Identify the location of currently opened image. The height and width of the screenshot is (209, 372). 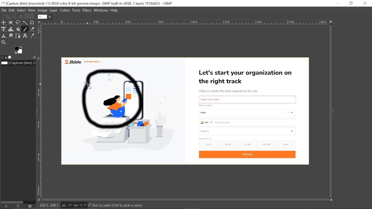
(104, 63).